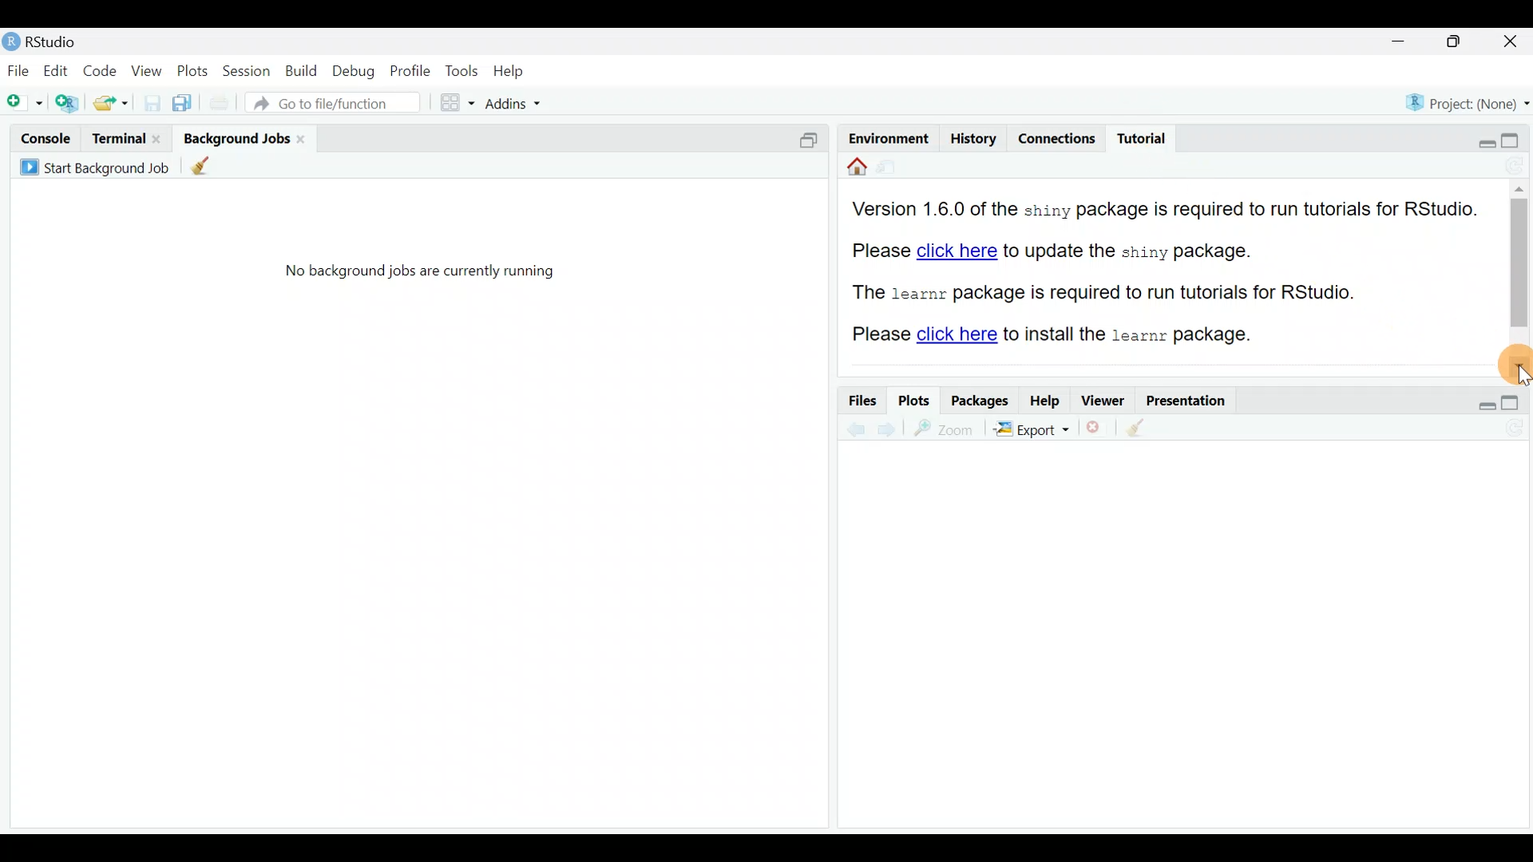 This screenshot has width=1533, height=862. Describe the element at coordinates (505, 102) in the screenshot. I see `Addins` at that location.